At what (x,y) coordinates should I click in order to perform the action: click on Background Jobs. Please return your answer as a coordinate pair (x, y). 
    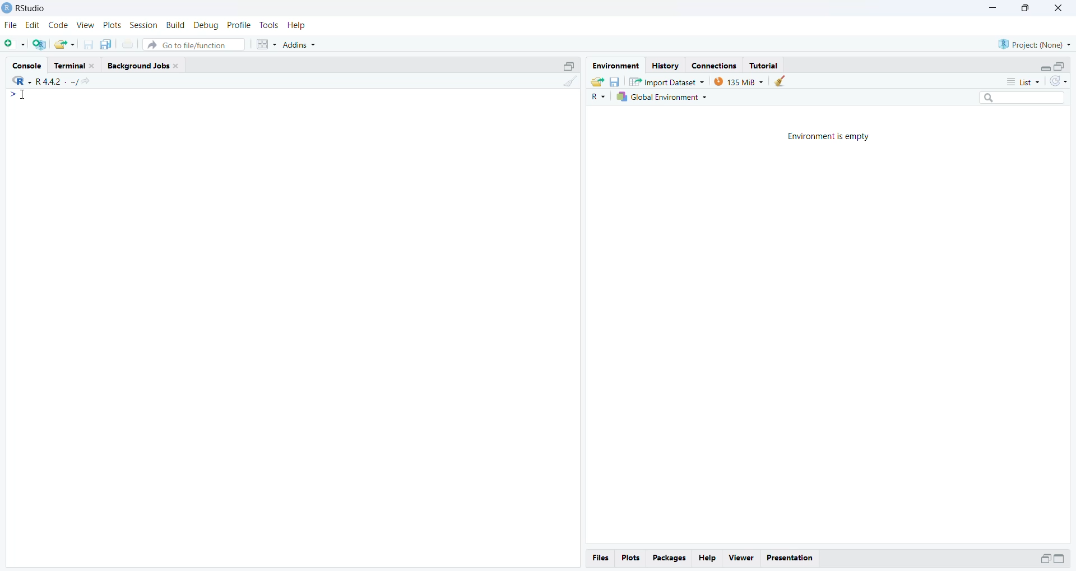
    Looking at the image, I should click on (145, 66).